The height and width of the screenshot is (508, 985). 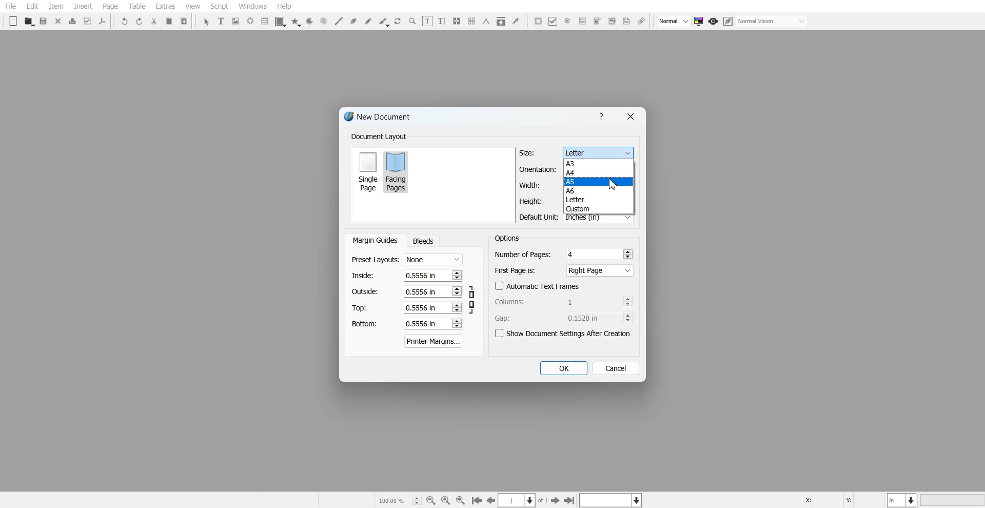 What do you see at coordinates (11, 6) in the screenshot?
I see `File` at bounding box center [11, 6].